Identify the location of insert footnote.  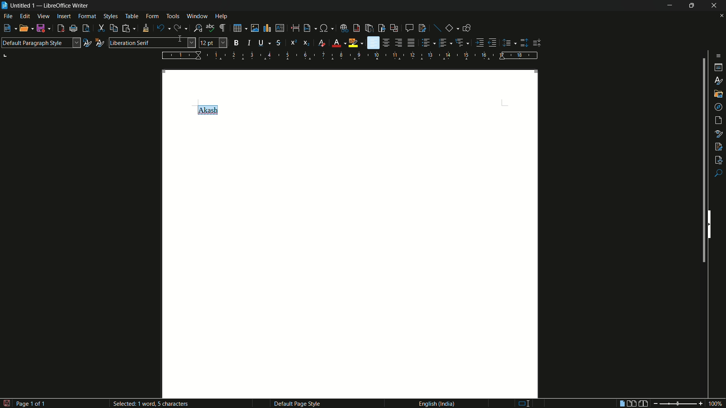
(357, 28).